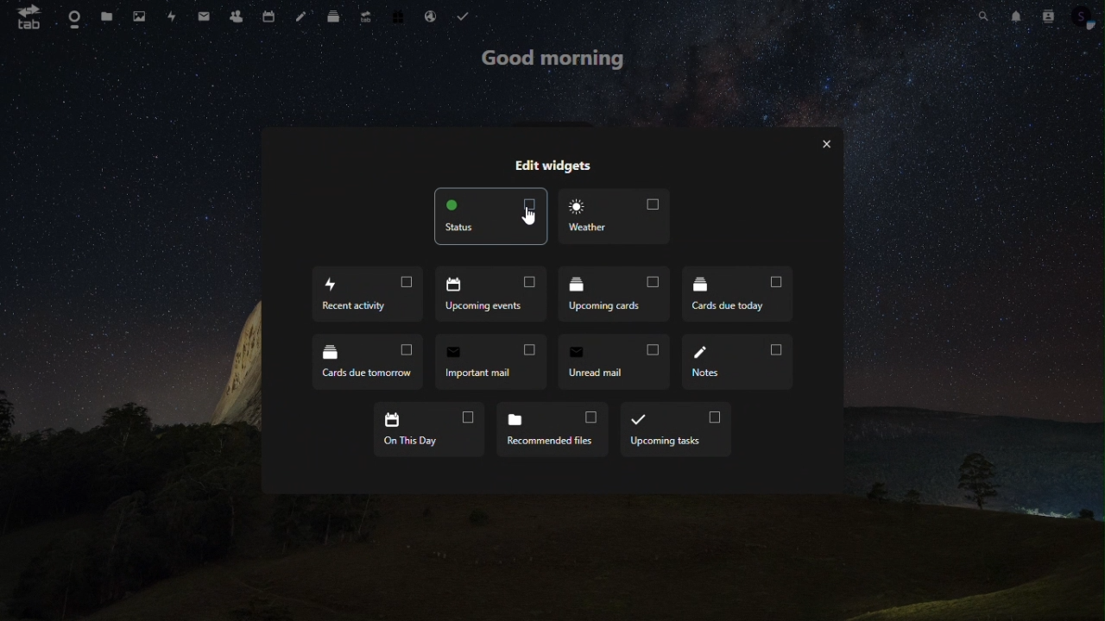  Describe the element at coordinates (173, 18) in the screenshot. I see `activity` at that location.